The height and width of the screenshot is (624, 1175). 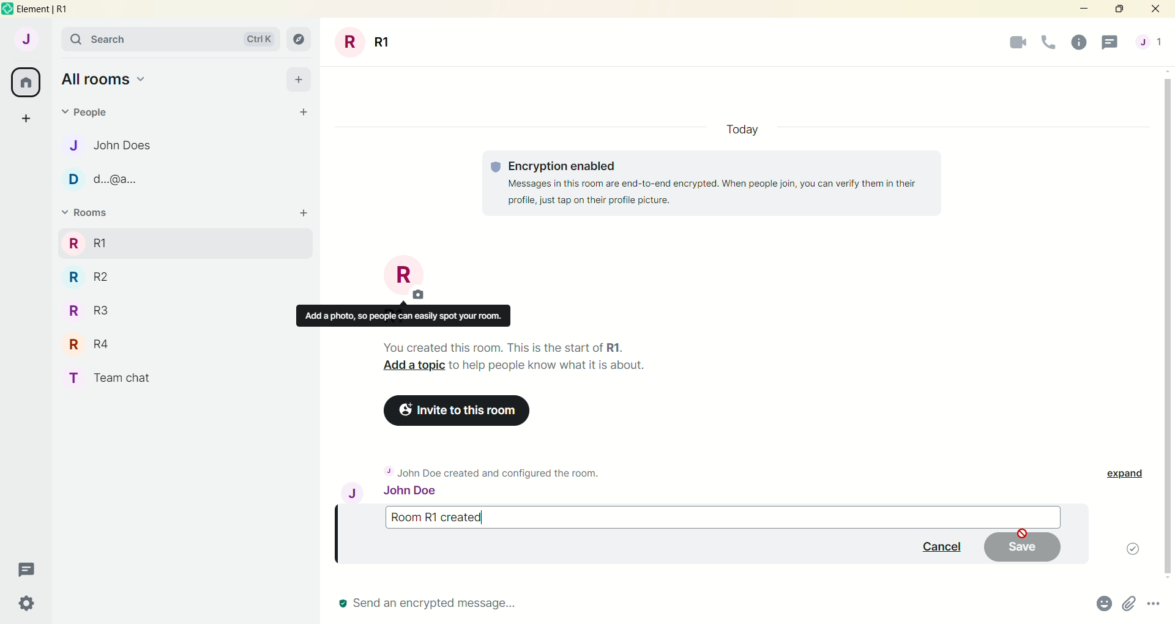 I want to click on save, so click(x=1023, y=548).